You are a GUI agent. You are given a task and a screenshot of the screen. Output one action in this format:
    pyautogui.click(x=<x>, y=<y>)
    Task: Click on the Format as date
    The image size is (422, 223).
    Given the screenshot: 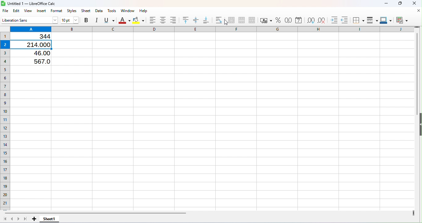 What is the action you would take?
    pyautogui.click(x=298, y=20)
    